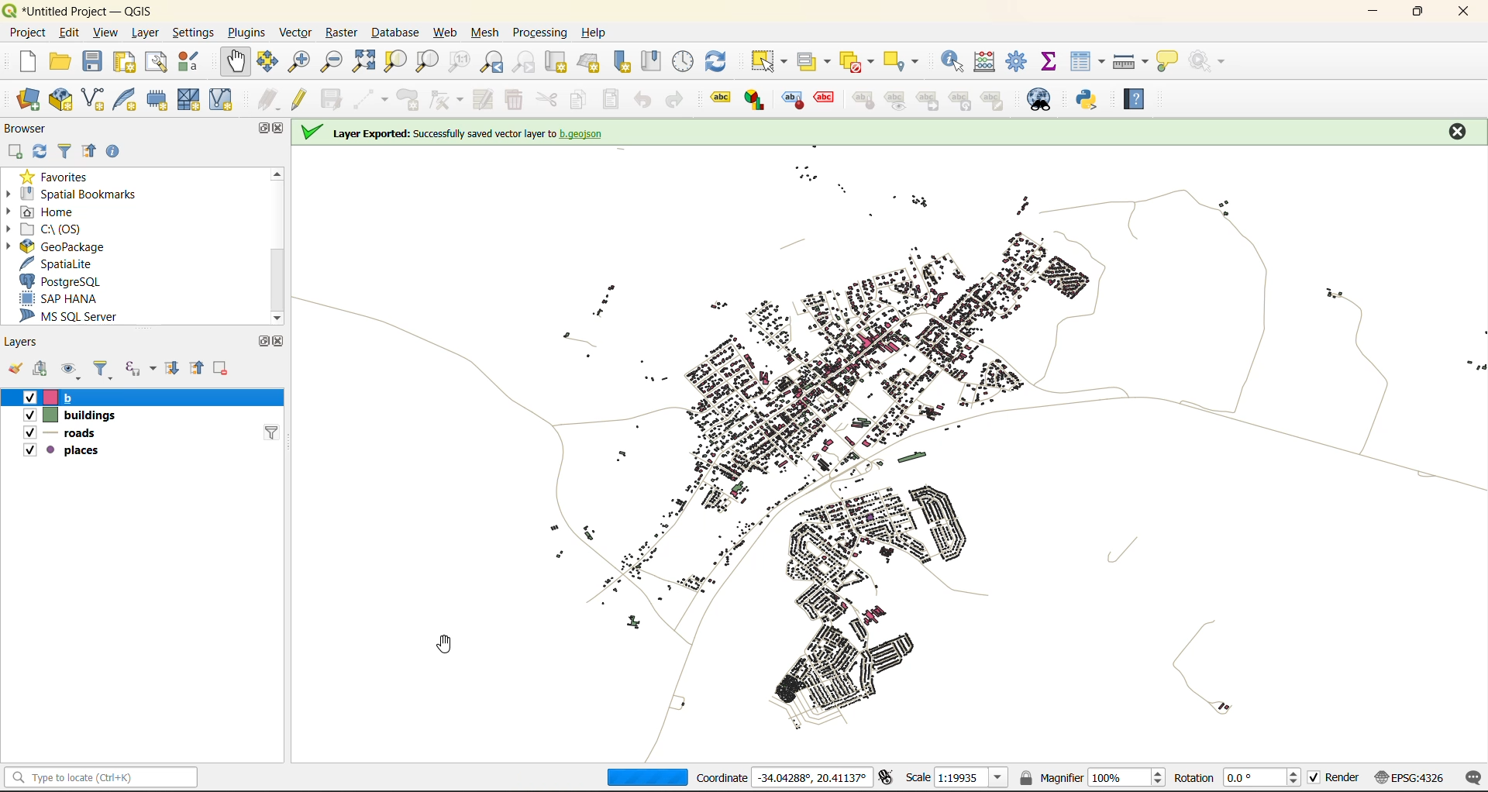 This screenshot has width=1488, height=792. Describe the element at coordinates (219, 100) in the screenshot. I see `new virtual layer` at that location.